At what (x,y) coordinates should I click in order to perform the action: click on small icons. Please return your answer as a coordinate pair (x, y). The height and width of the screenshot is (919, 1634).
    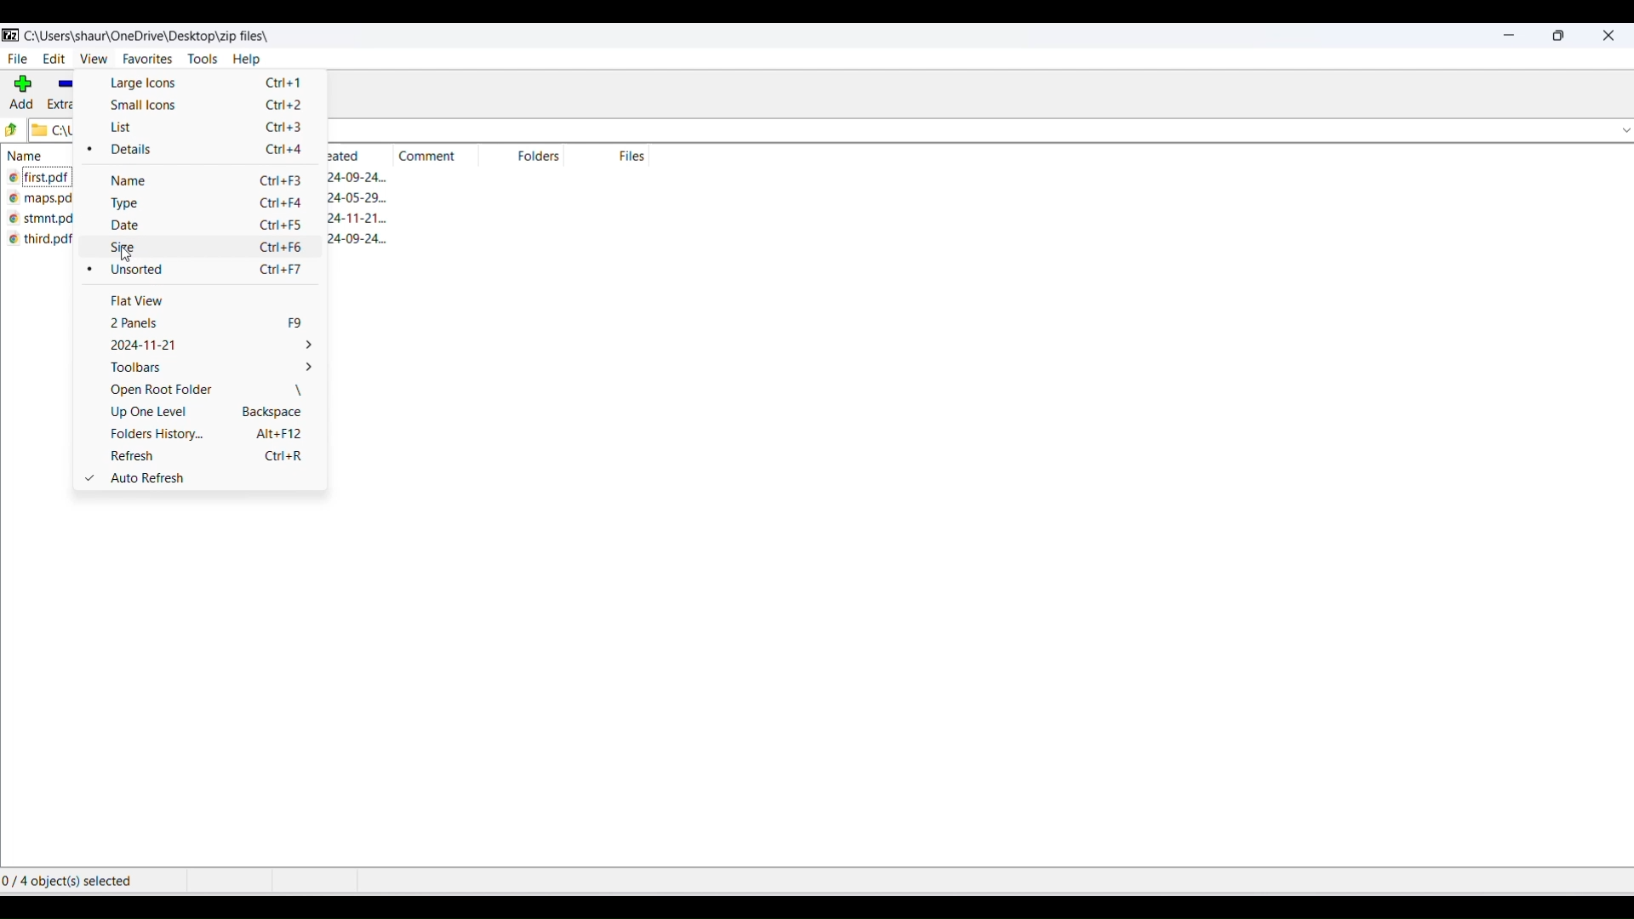
    Looking at the image, I should click on (205, 105).